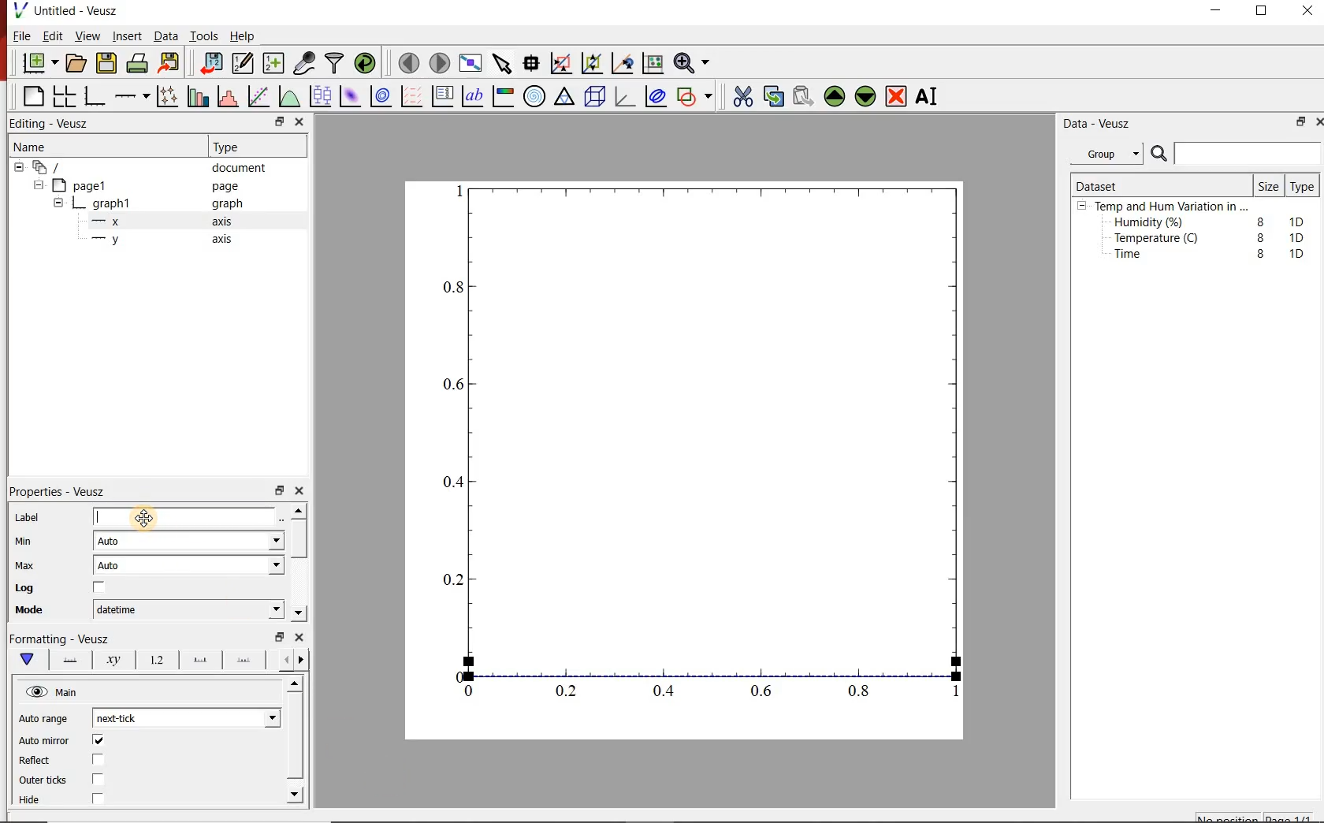  I want to click on tick labels, so click(156, 660).